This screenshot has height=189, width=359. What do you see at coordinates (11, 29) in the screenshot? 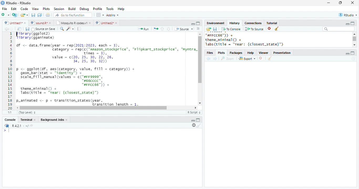
I see `forward` at bounding box center [11, 29].